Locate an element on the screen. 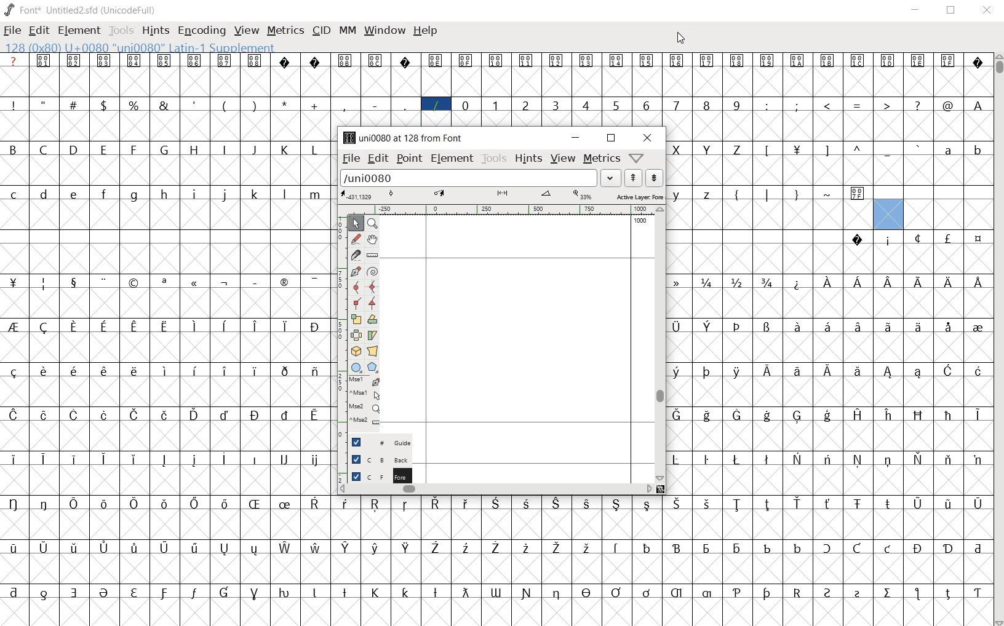  glyph is located at coordinates (948, 370).